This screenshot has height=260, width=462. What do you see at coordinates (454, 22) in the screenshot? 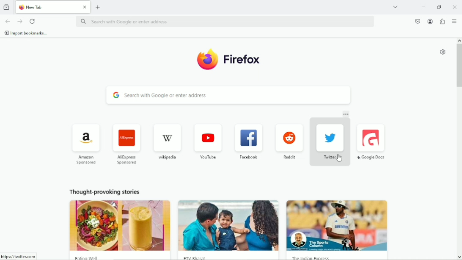
I see `open application menu` at bounding box center [454, 22].